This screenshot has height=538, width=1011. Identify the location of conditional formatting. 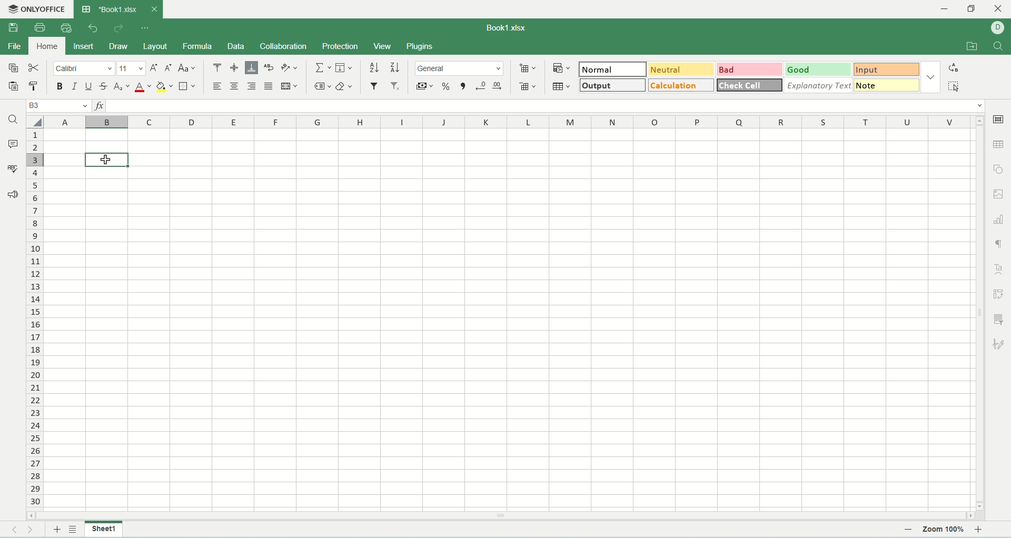
(563, 68).